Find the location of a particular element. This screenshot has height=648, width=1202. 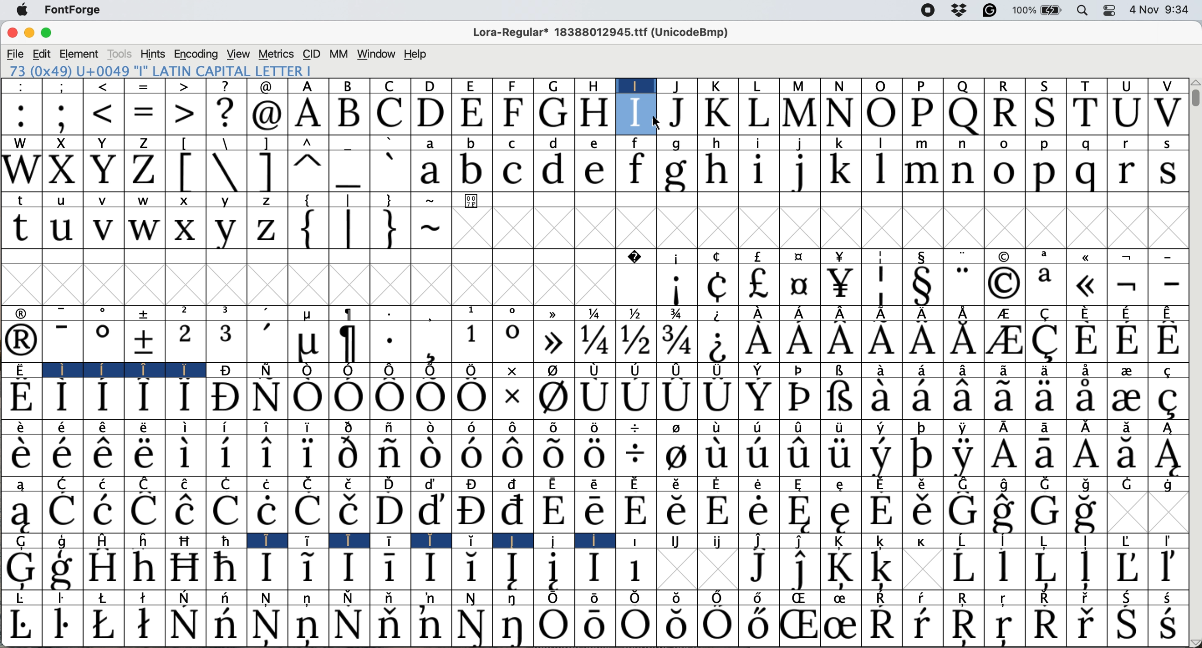

Symbol is located at coordinates (145, 428).